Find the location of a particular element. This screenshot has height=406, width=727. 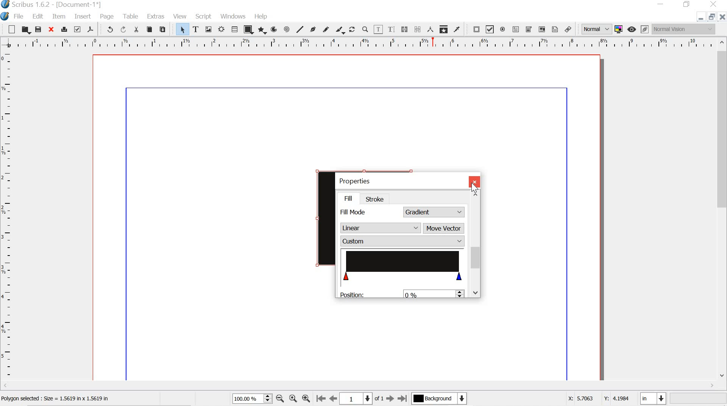

render frame is located at coordinates (222, 29).